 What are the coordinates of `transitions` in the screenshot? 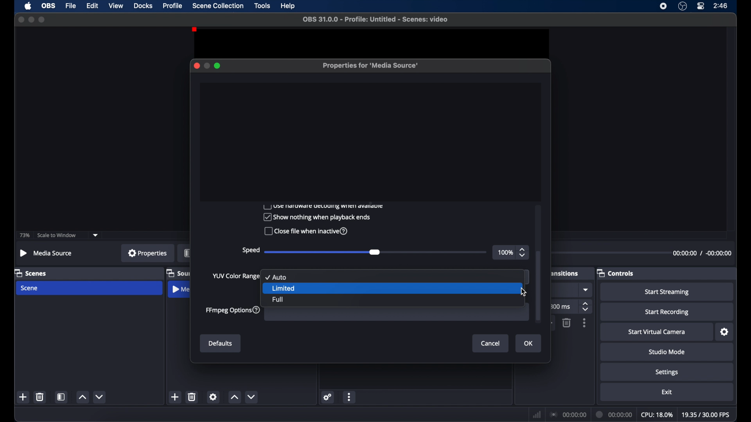 It's located at (564, 274).